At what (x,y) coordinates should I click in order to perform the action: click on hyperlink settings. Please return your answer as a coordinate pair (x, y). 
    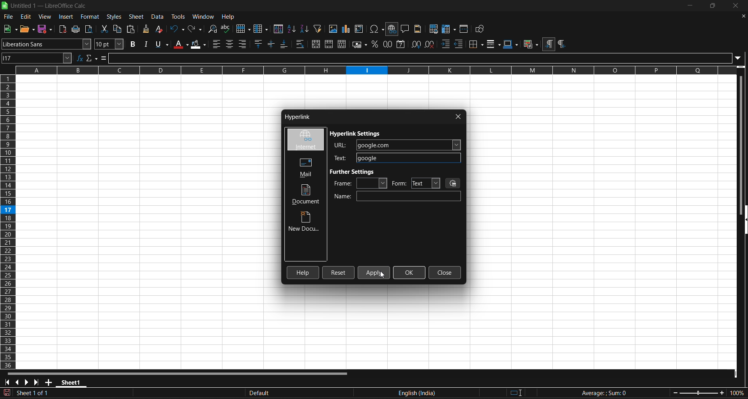
    Looking at the image, I should click on (356, 134).